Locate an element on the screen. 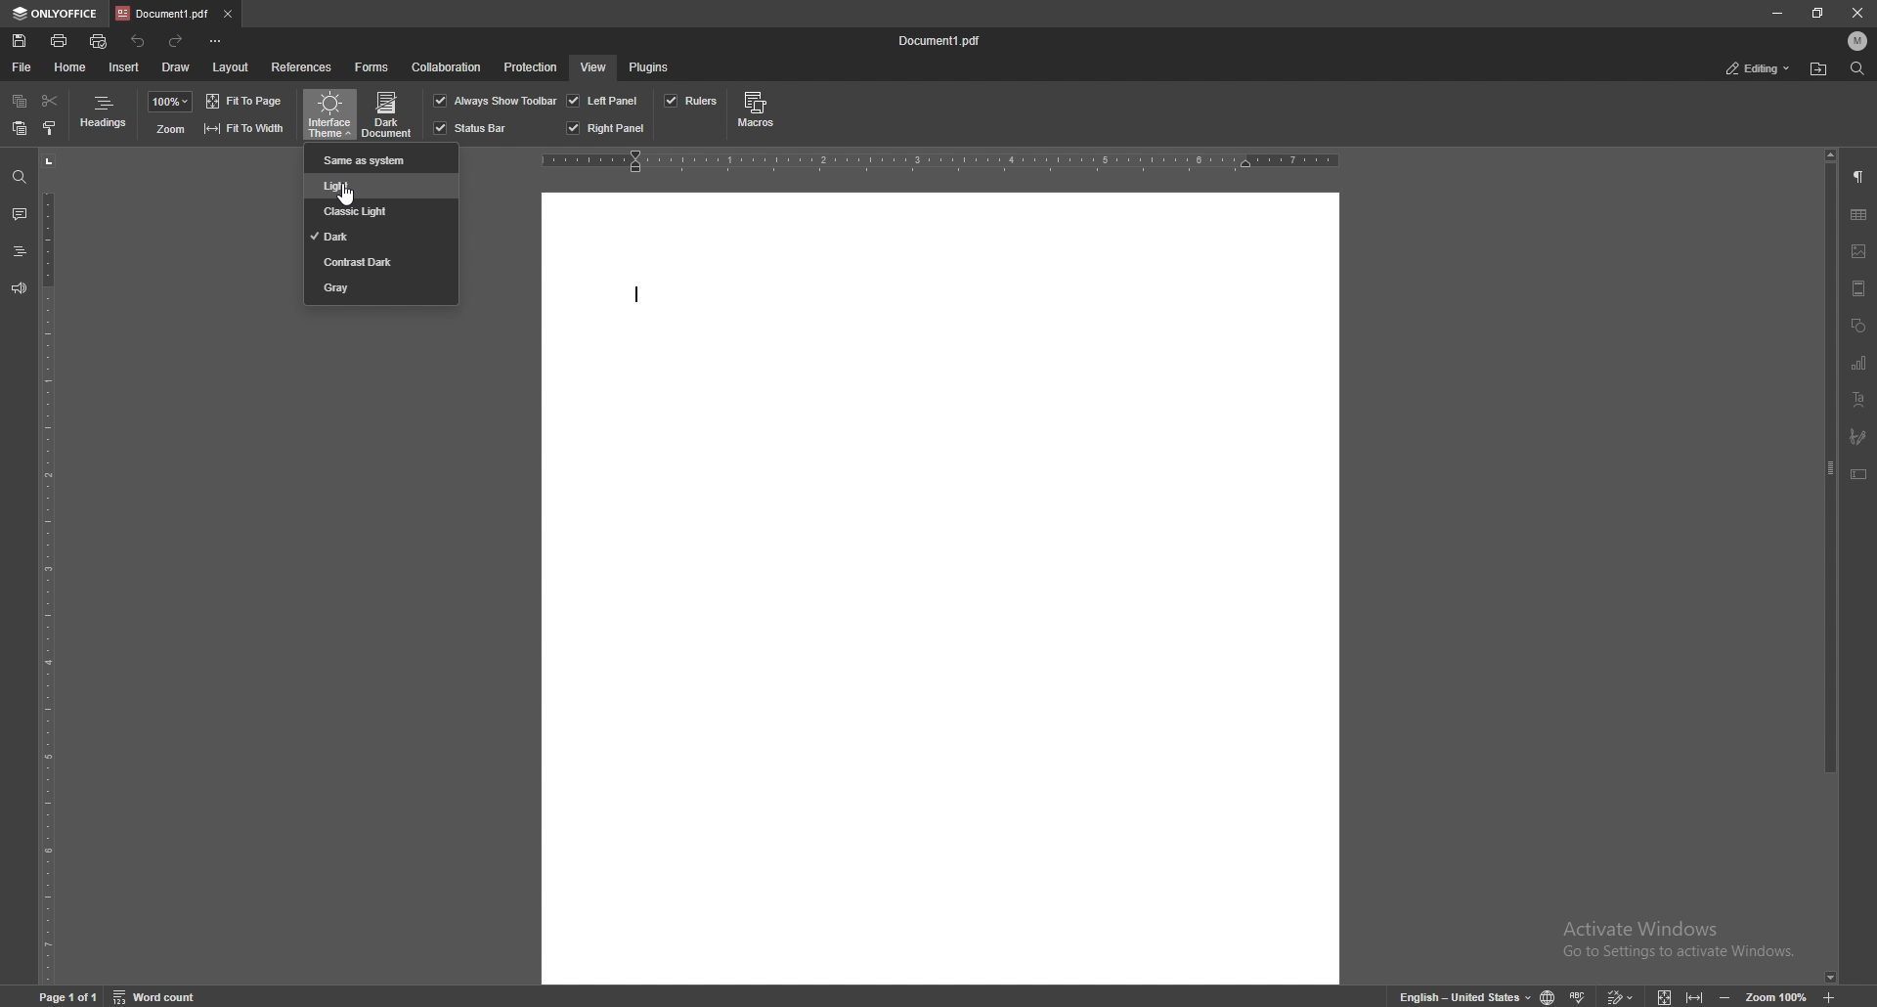 The height and width of the screenshot is (1007, 1877). change text language is located at coordinates (1465, 997).